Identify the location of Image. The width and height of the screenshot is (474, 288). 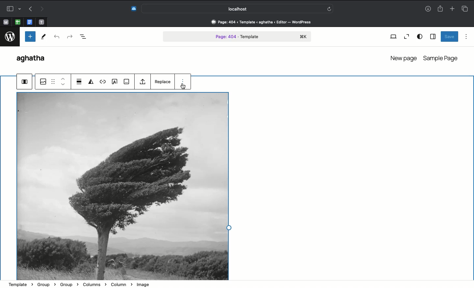
(122, 186).